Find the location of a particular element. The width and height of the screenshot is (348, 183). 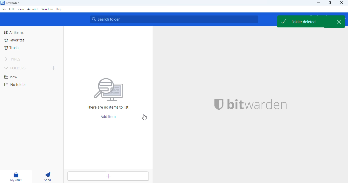

trash is located at coordinates (12, 48).